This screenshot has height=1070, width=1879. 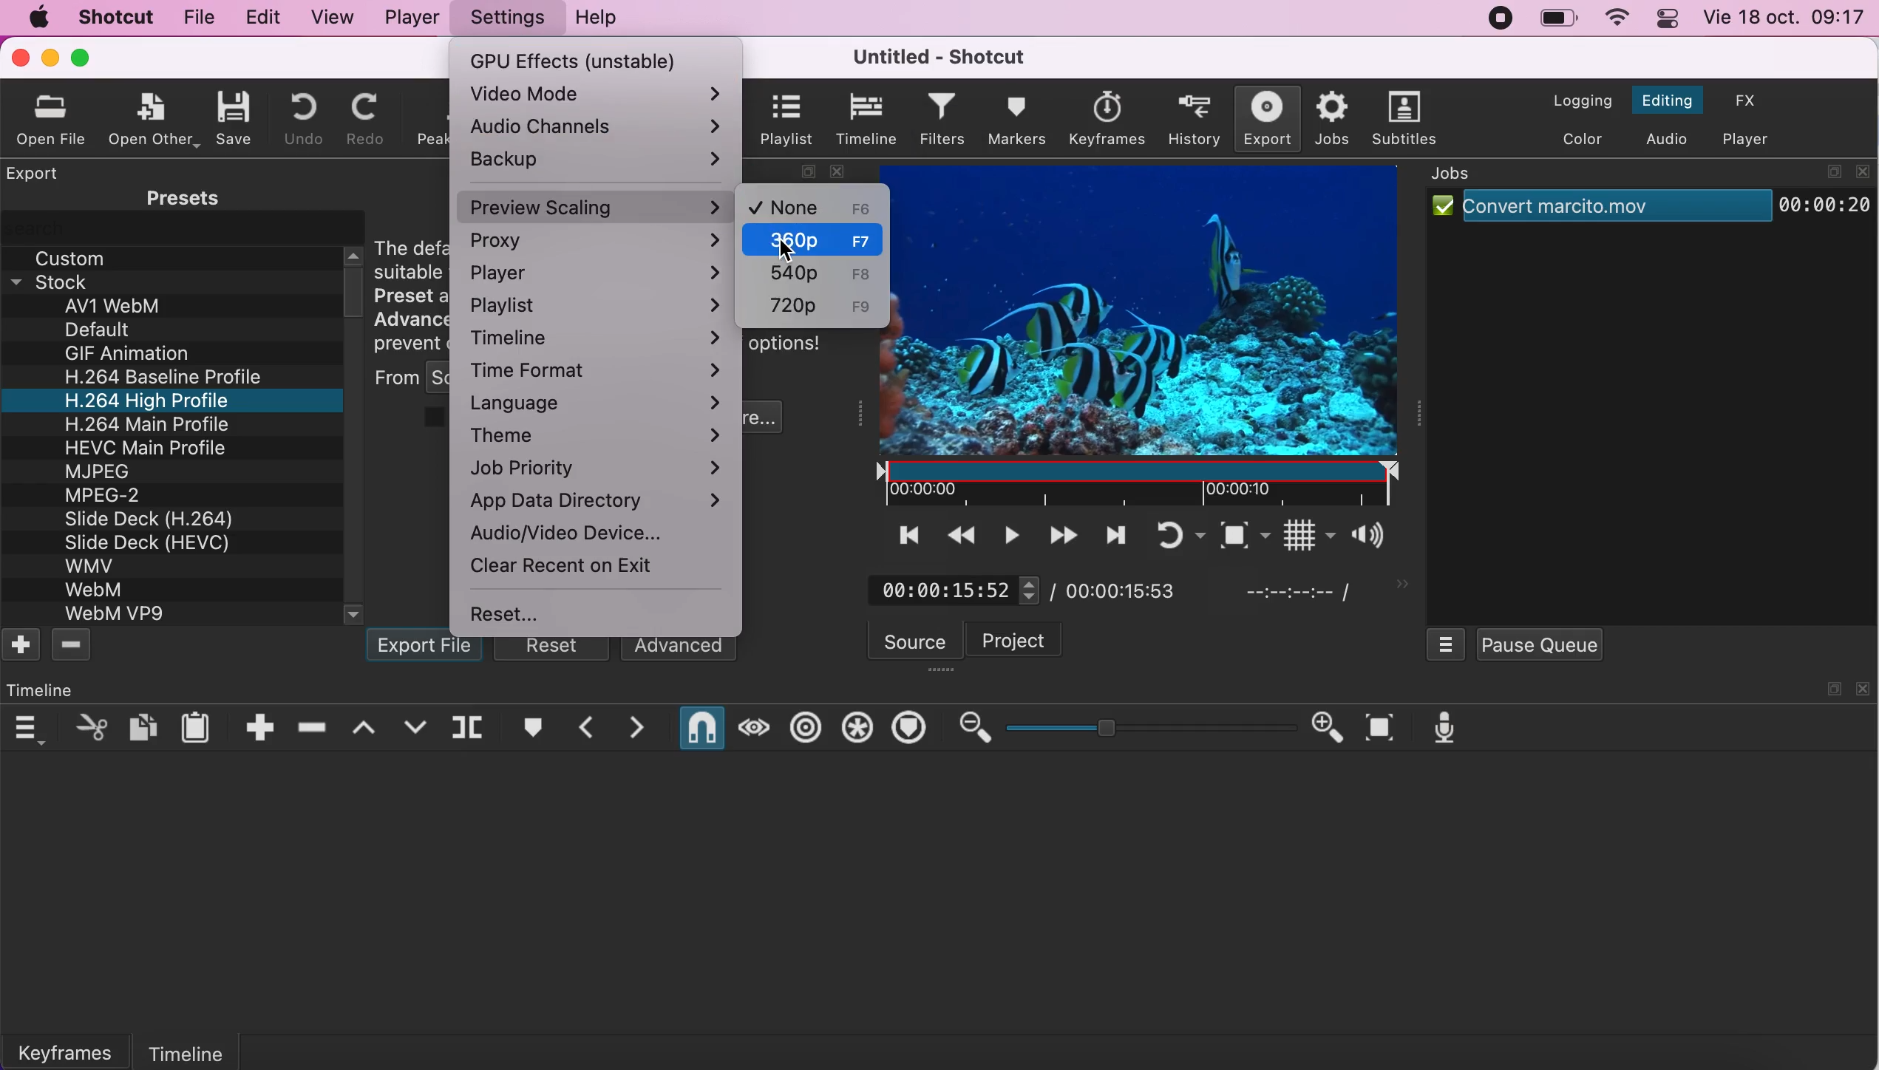 I want to click on time and date, so click(x=1787, y=19).